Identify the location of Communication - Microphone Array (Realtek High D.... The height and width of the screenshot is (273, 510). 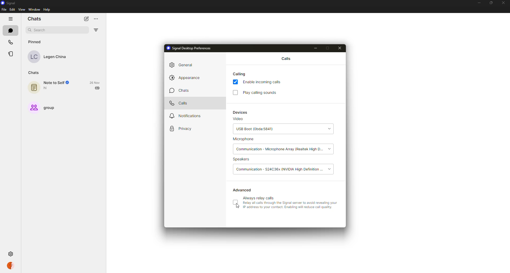
(279, 149).